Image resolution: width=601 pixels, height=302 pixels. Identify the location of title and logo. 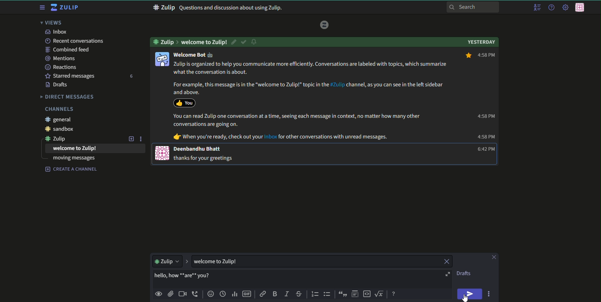
(65, 8).